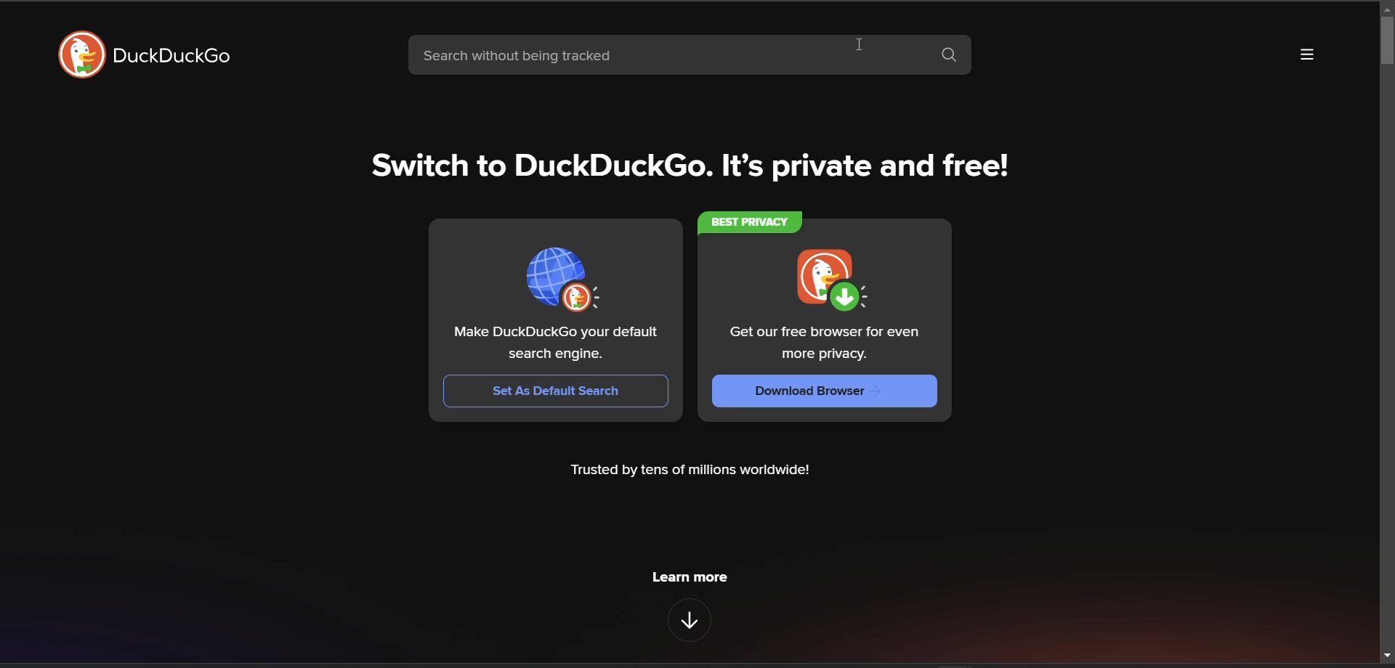 The height and width of the screenshot is (668, 1395). What do you see at coordinates (833, 280) in the screenshot?
I see `Indicates download browser` at bounding box center [833, 280].